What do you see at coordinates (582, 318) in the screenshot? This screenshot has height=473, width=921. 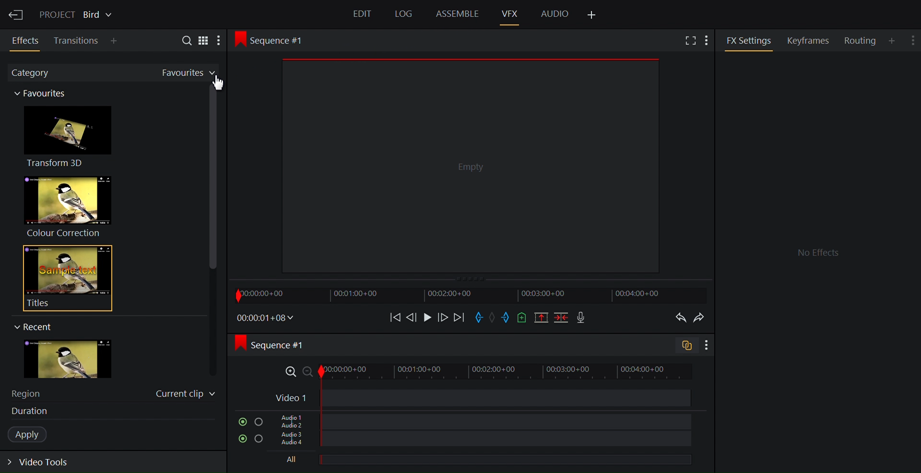 I see `Record voice over` at bounding box center [582, 318].